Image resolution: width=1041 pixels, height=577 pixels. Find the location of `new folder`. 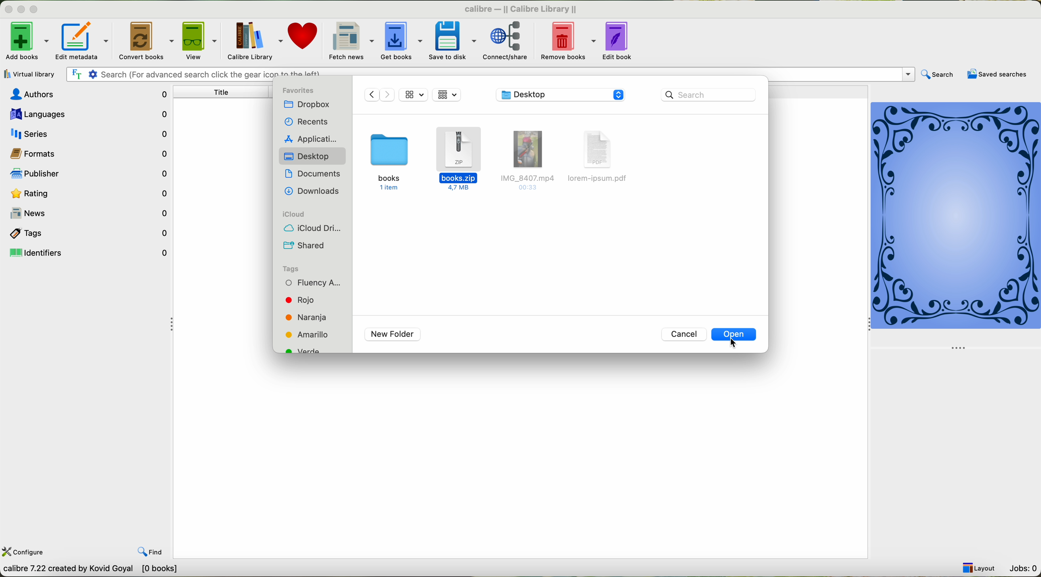

new folder is located at coordinates (390, 334).